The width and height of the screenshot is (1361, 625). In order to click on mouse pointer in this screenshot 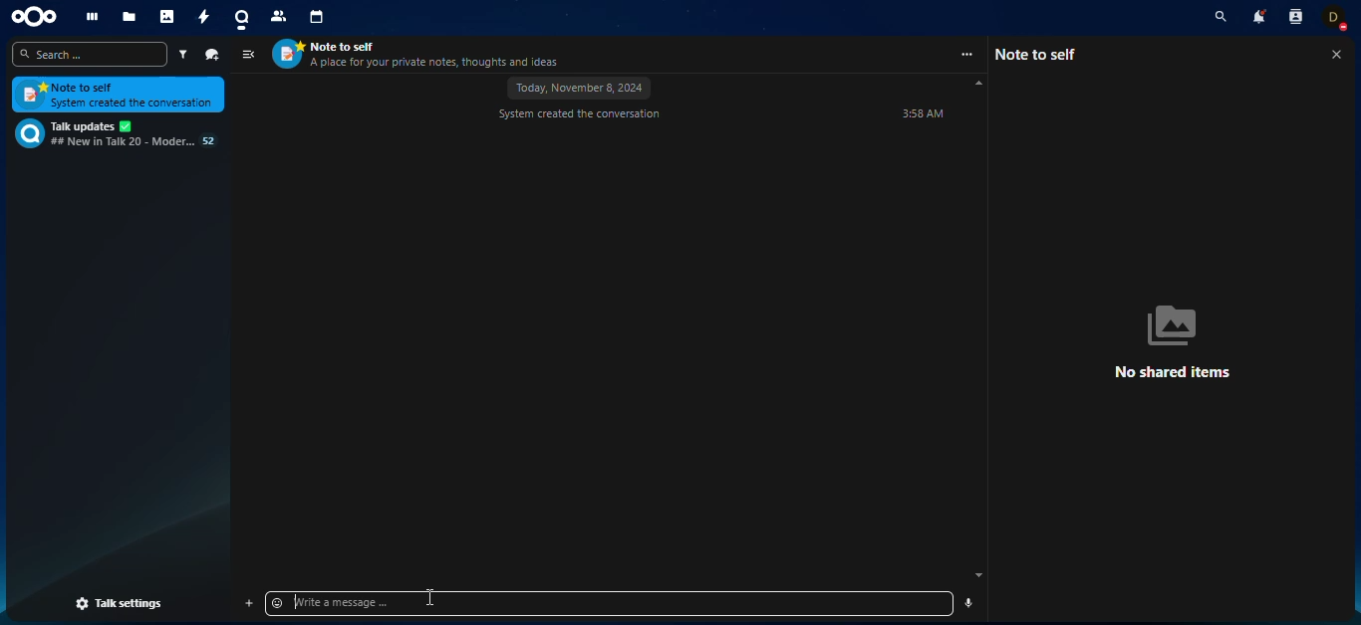, I will do `click(431, 597)`.